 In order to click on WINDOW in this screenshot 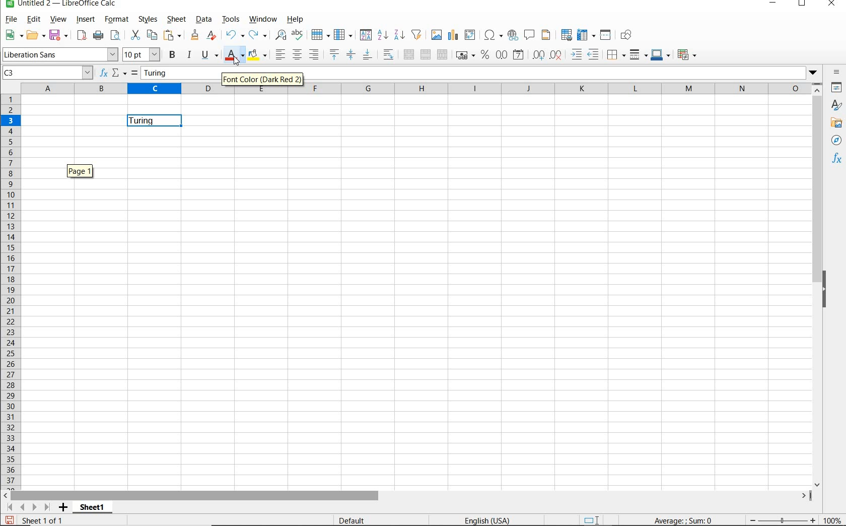, I will do `click(264, 20)`.